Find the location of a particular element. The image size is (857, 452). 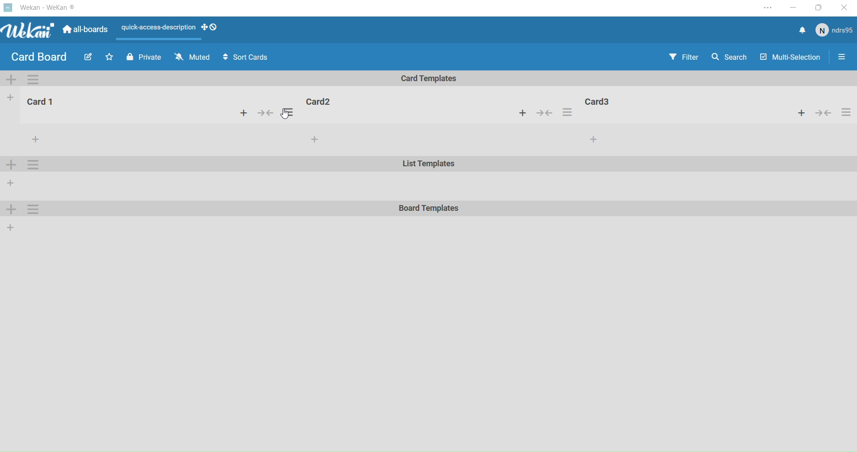

List templates is located at coordinates (428, 165).